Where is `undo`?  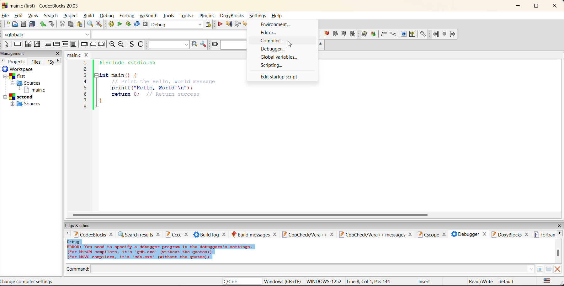 undo is located at coordinates (43, 24).